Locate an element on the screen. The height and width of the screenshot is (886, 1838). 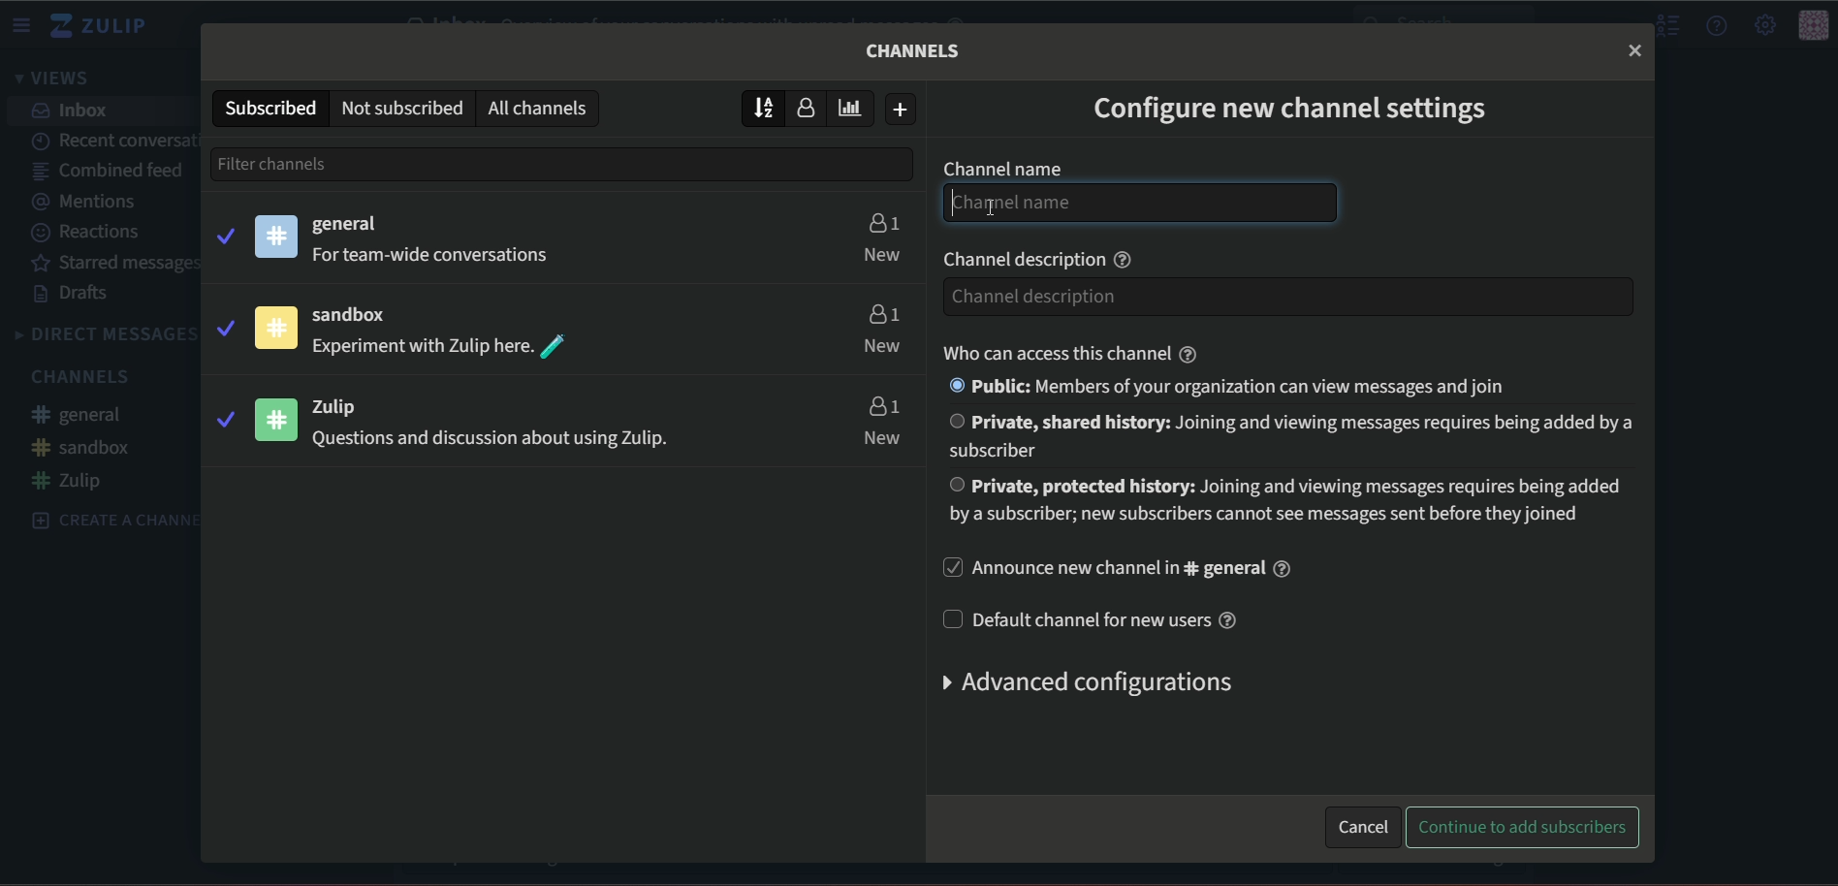
DIRECT MESSAGES is located at coordinates (100, 334).